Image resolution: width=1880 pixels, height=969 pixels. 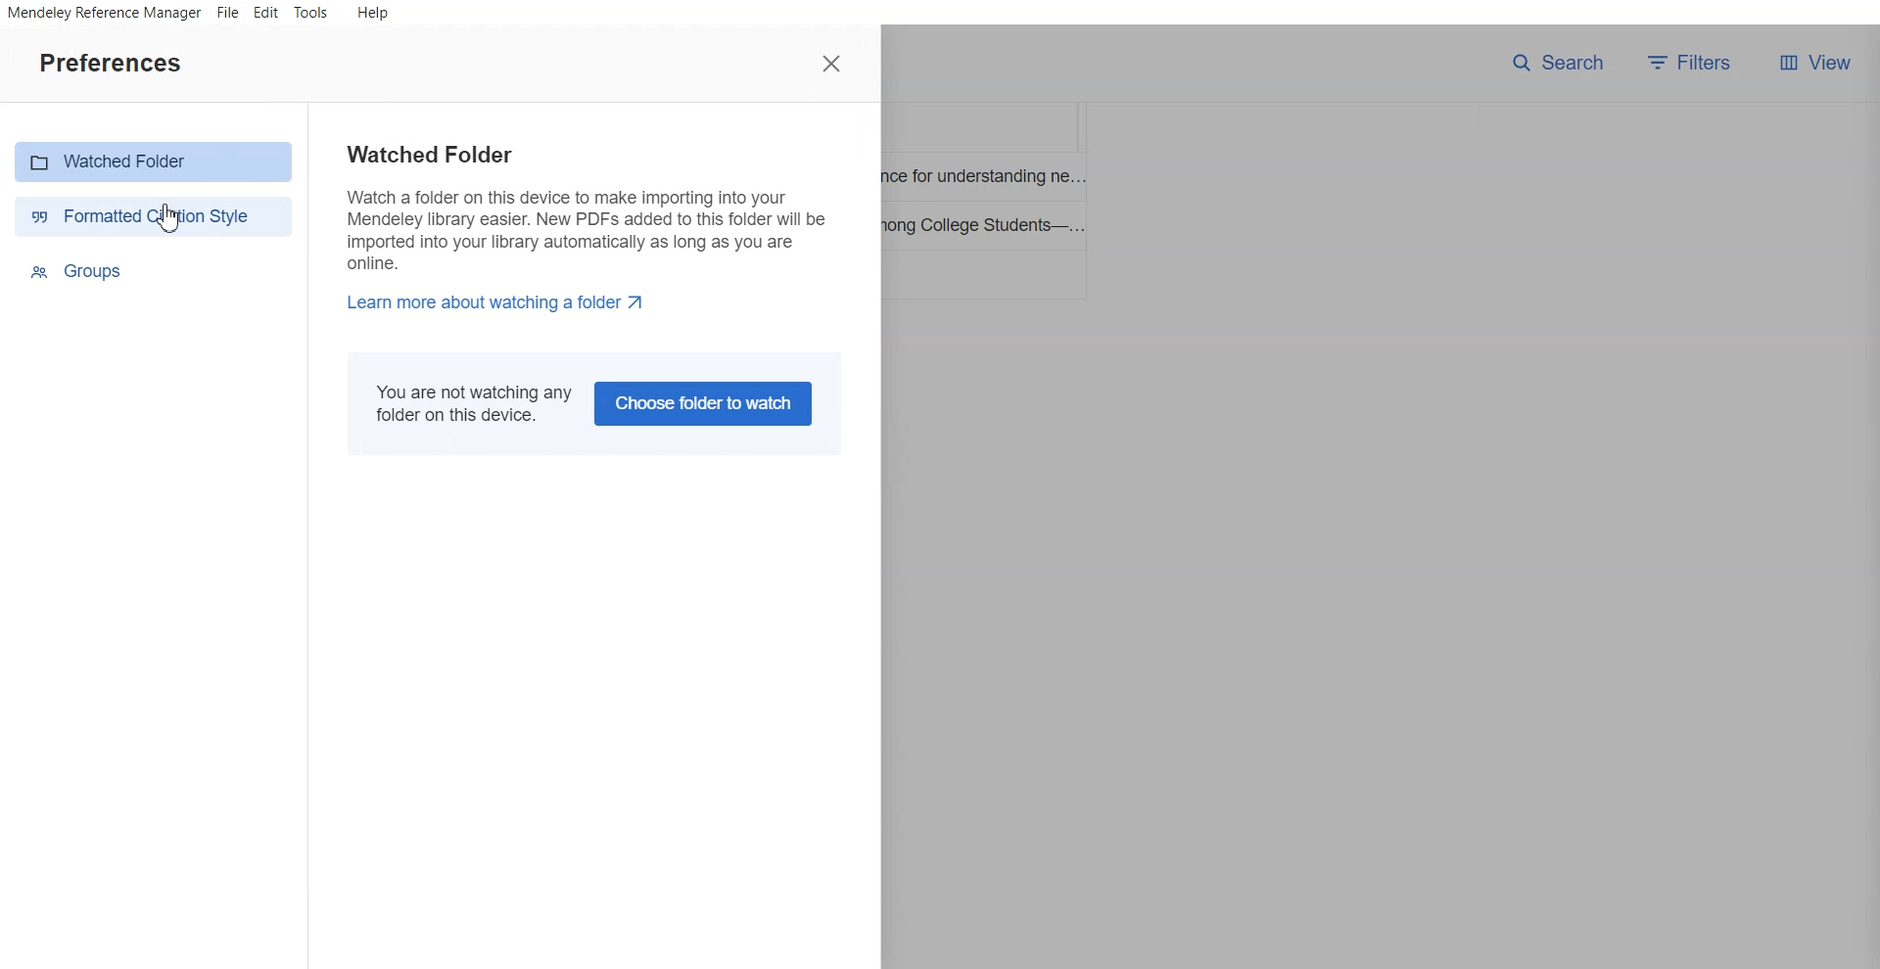 I want to click on Veiw, so click(x=1814, y=63).